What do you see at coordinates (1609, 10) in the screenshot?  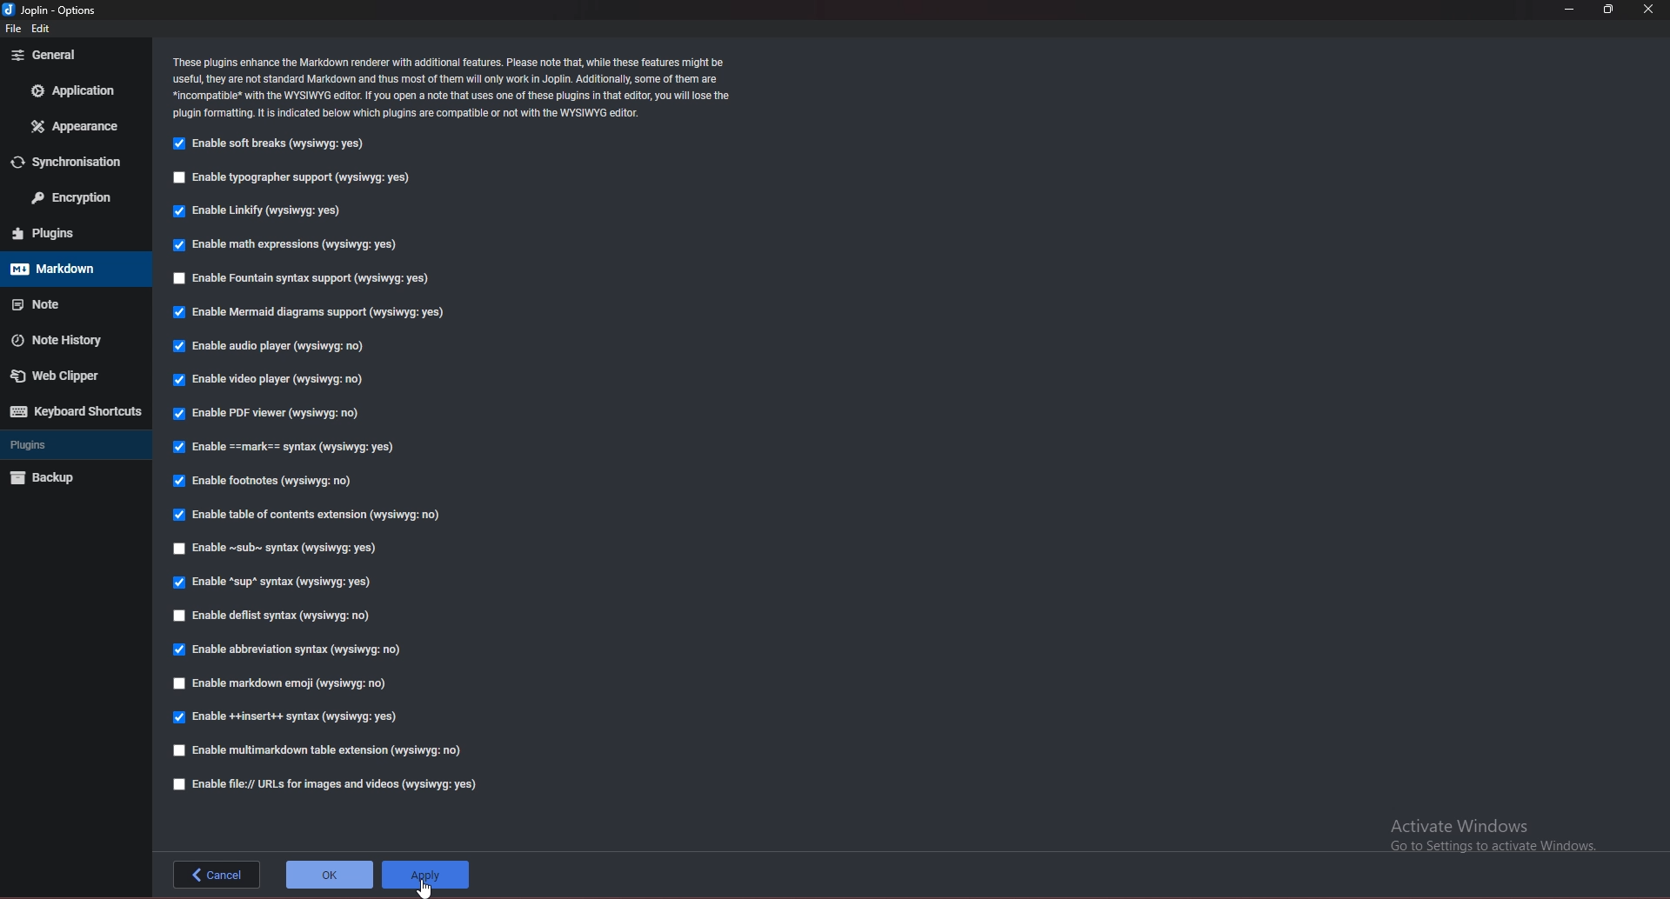 I see `resize` at bounding box center [1609, 10].